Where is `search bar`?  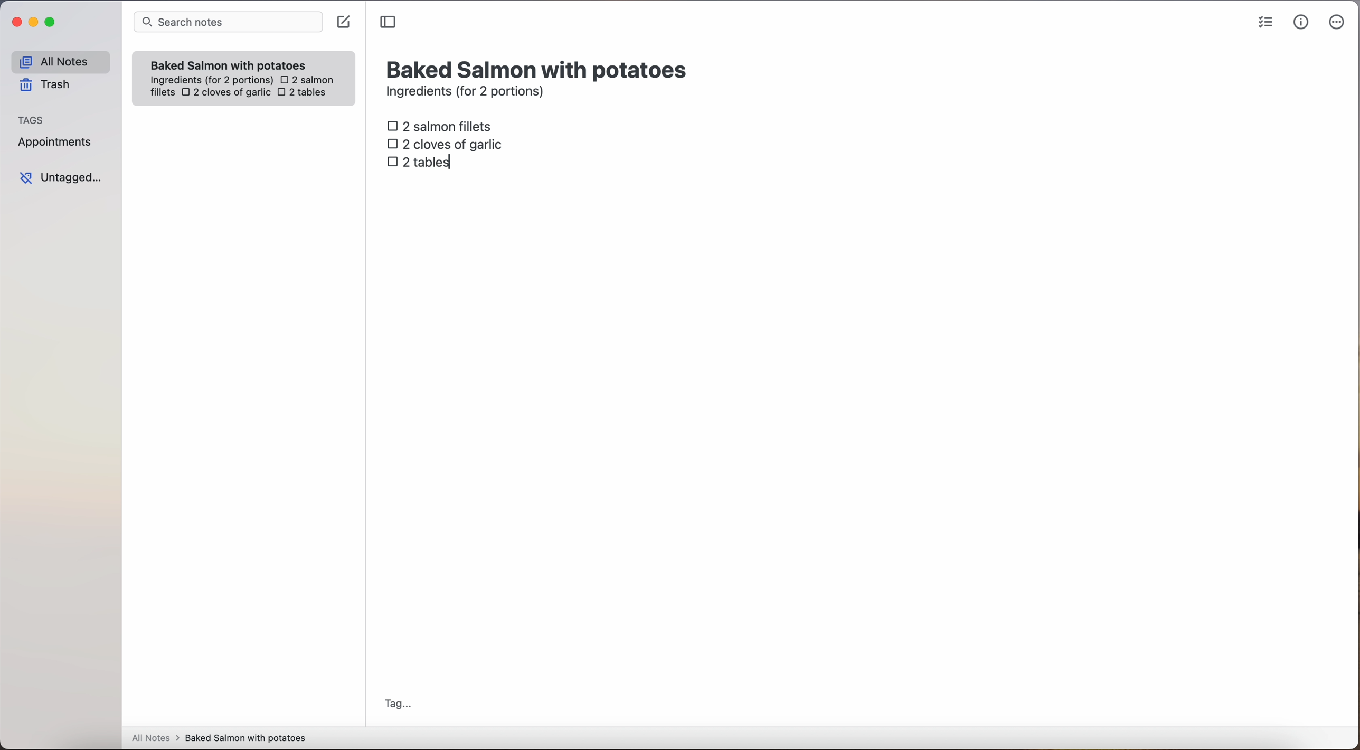 search bar is located at coordinates (227, 23).